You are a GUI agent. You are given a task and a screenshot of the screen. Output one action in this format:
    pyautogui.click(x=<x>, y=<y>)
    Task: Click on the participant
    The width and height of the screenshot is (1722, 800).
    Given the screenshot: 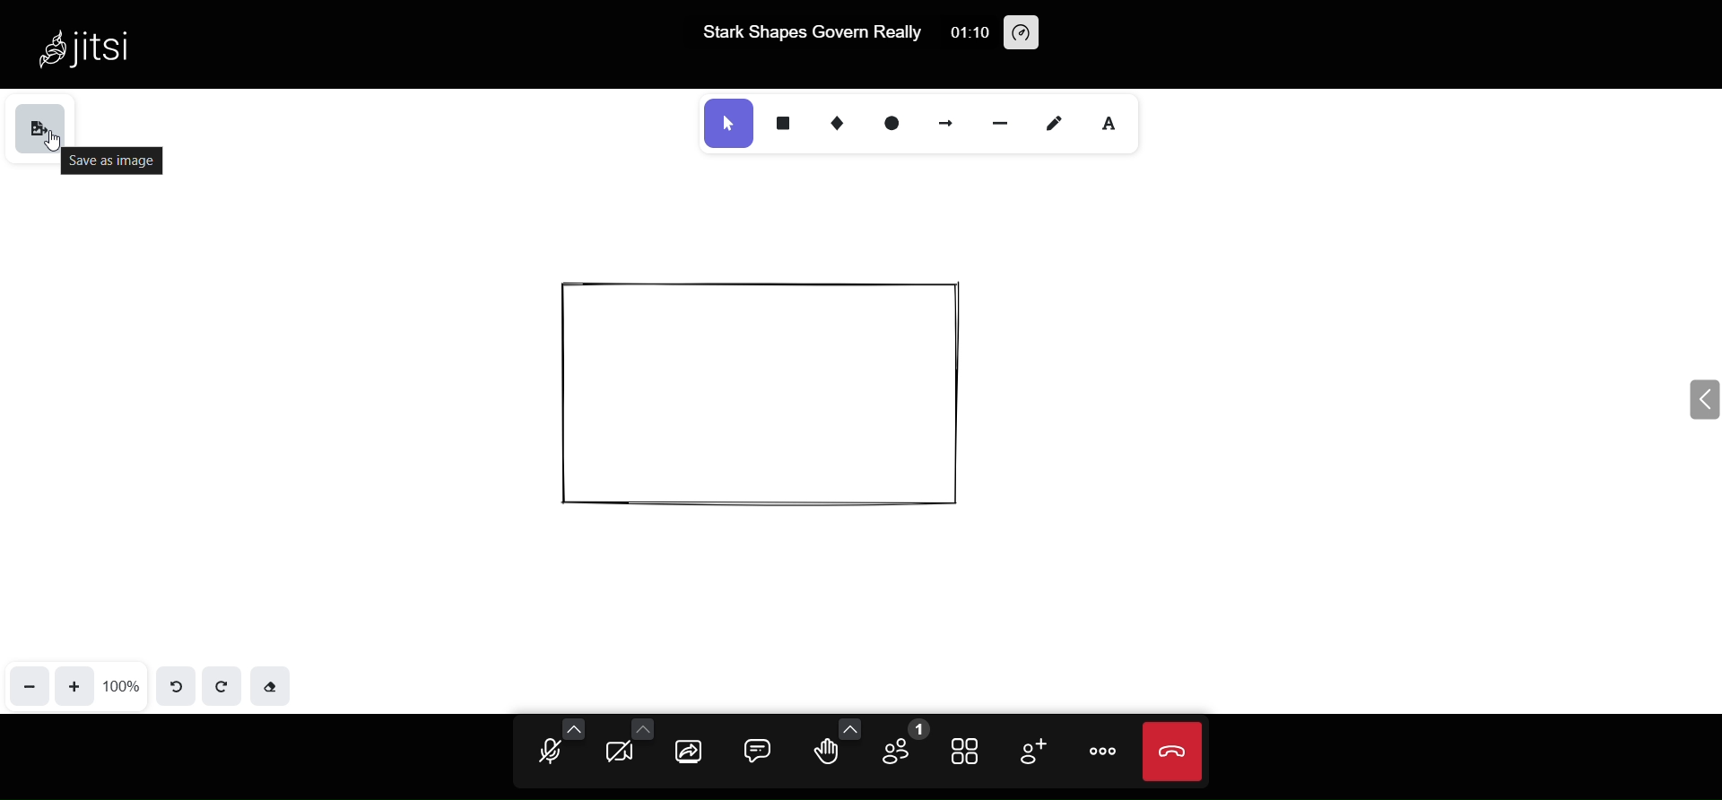 What is the action you would take?
    pyautogui.click(x=900, y=747)
    